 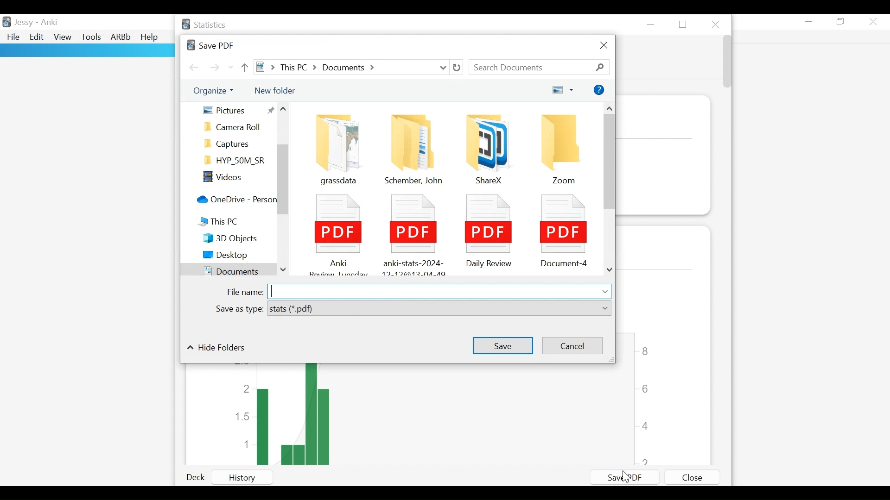 I want to click on ide folder, so click(x=216, y=349).